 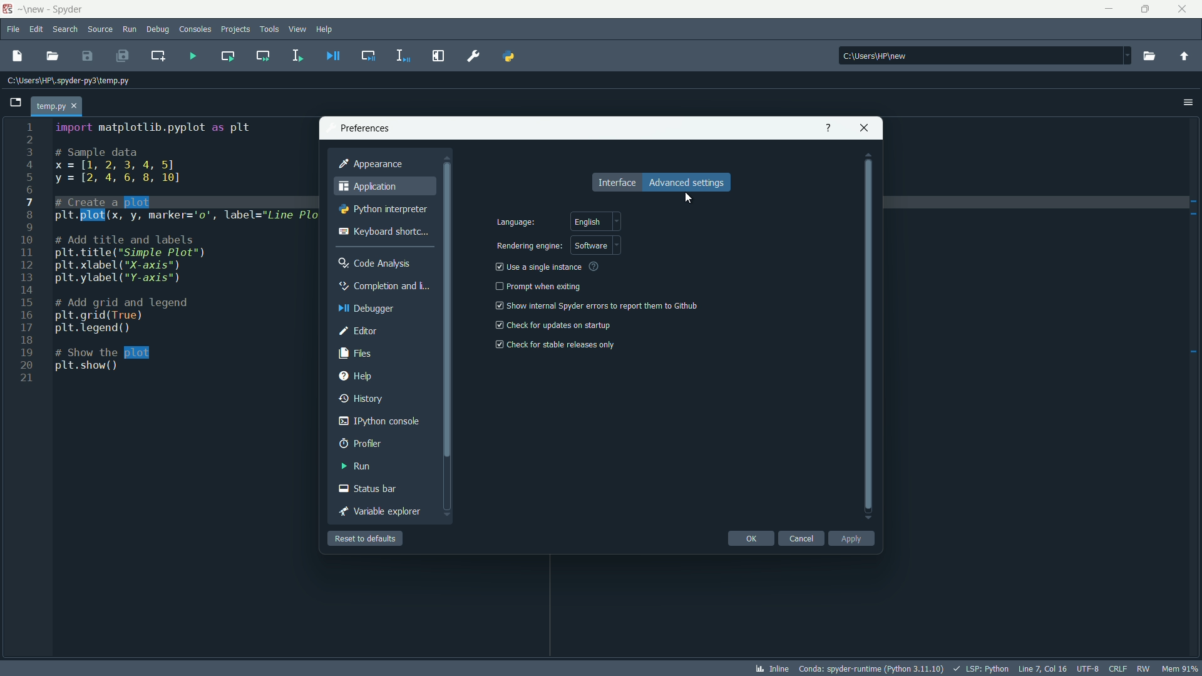 I want to click on files, so click(x=355, y=353).